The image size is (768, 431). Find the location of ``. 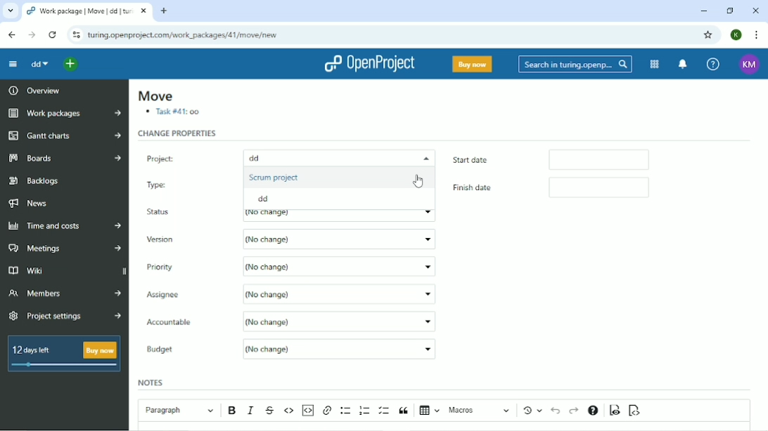

 is located at coordinates (336, 157).